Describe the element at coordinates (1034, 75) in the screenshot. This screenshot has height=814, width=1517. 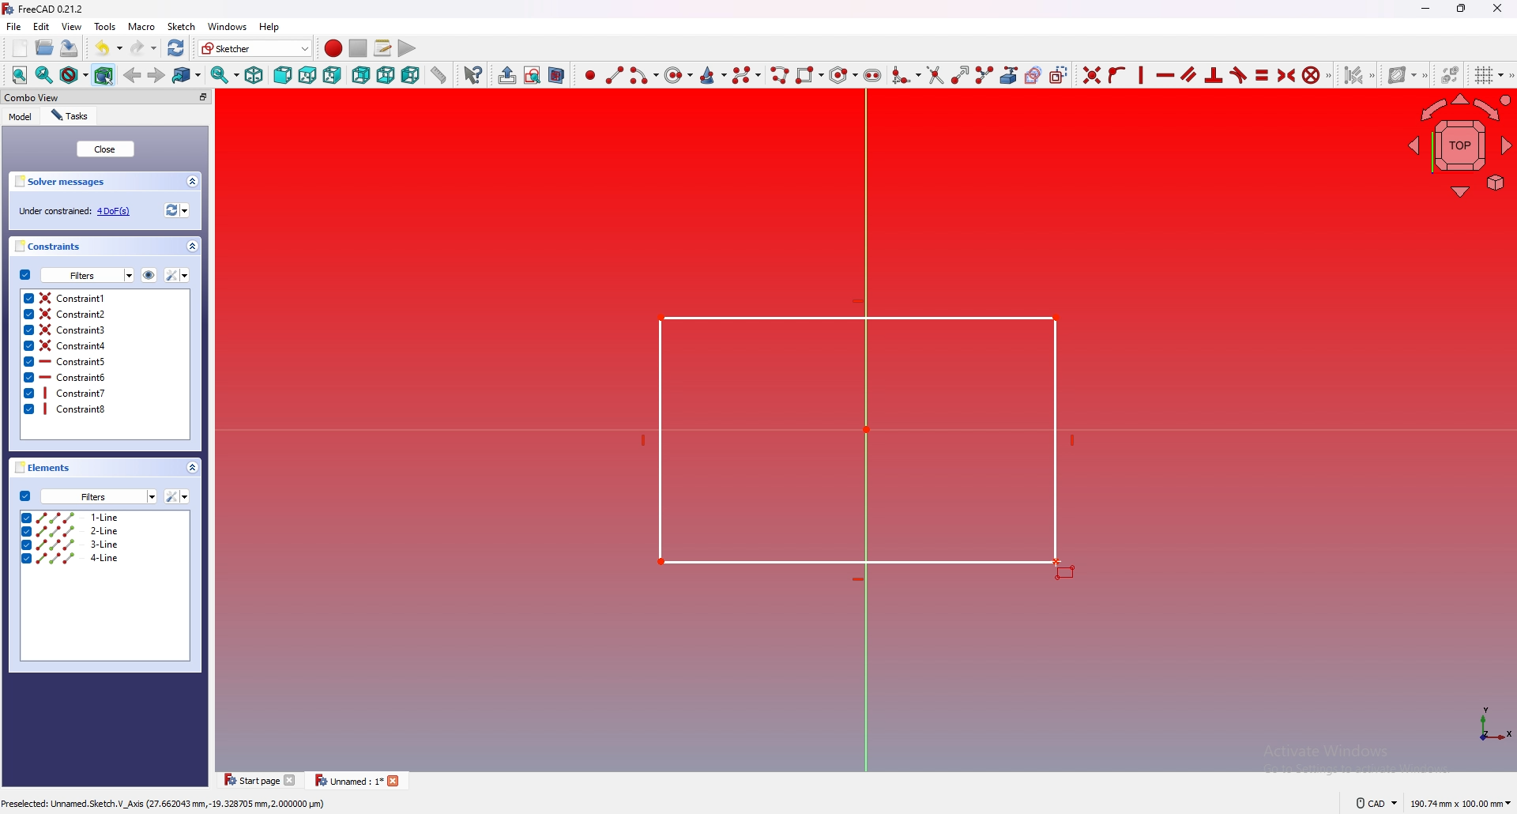
I see `create carbon copy` at that location.